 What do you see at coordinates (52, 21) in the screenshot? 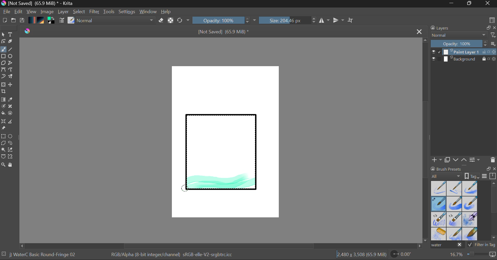
I see `Colors in use` at bounding box center [52, 21].